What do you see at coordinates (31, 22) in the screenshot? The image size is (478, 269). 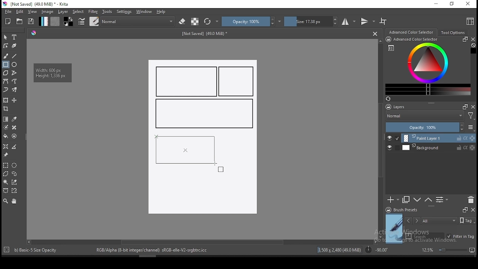 I see `save` at bounding box center [31, 22].